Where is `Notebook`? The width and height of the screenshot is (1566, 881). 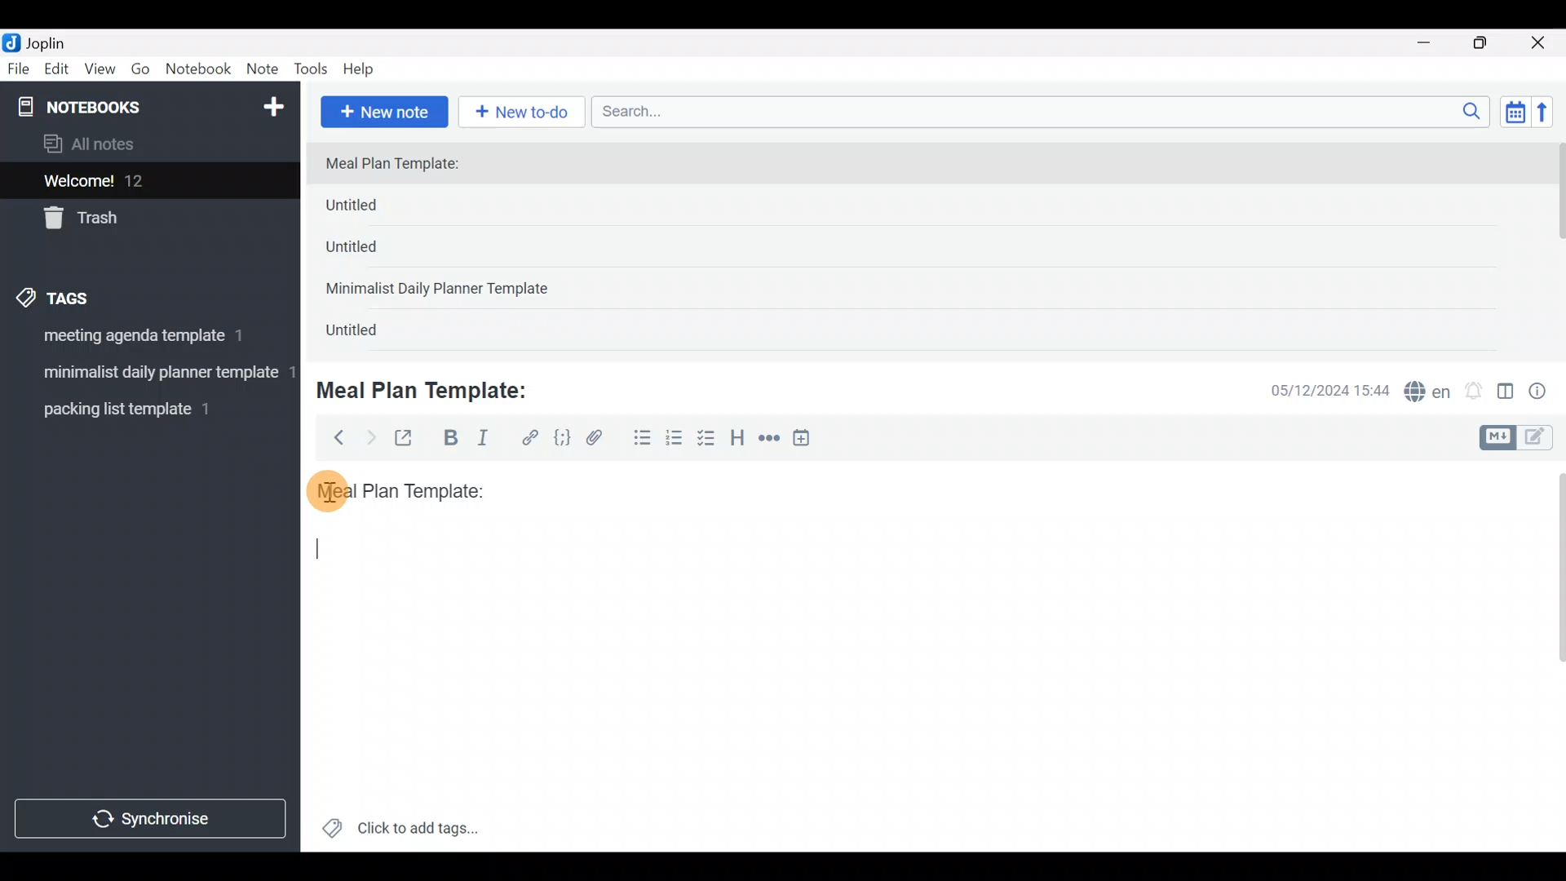 Notebook is located at coordinates (199, 69).